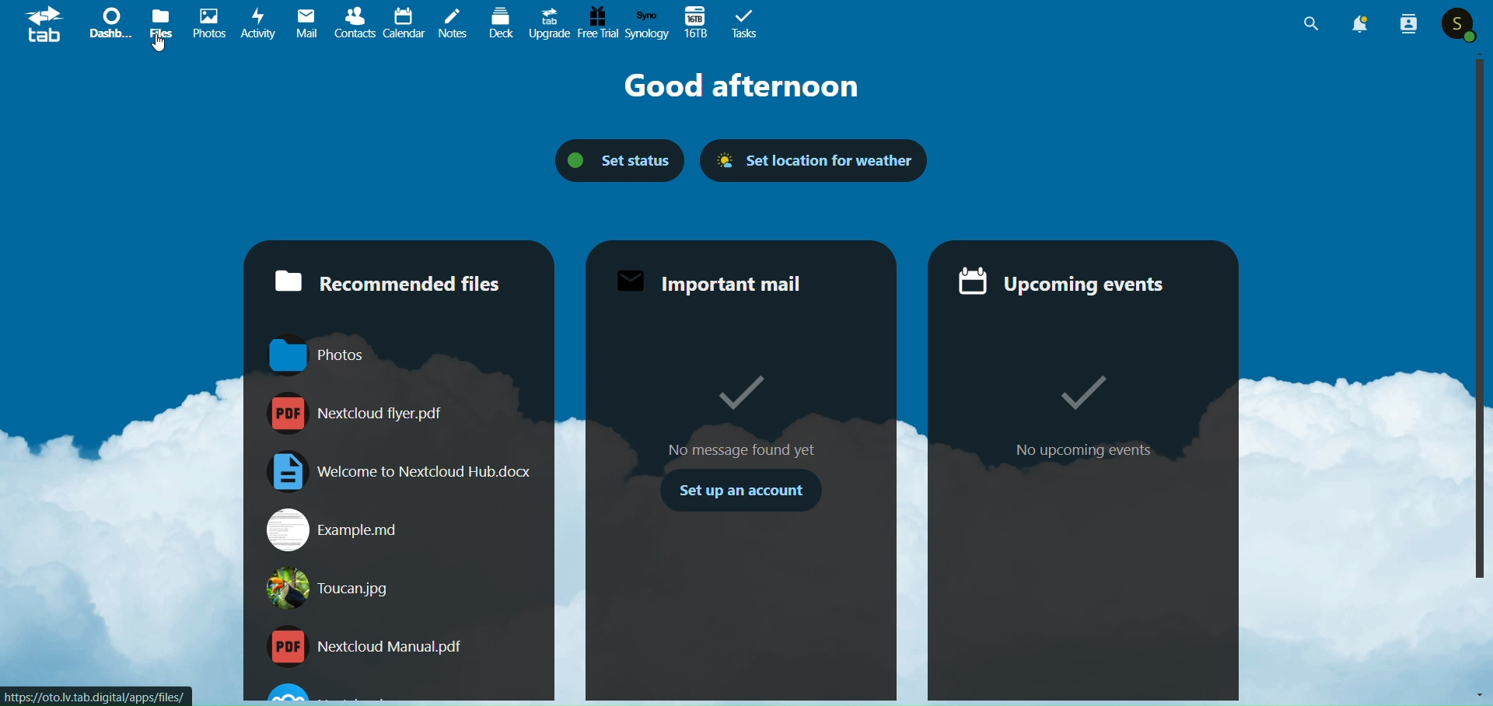  I want to click on notification, so click(1362, 23).